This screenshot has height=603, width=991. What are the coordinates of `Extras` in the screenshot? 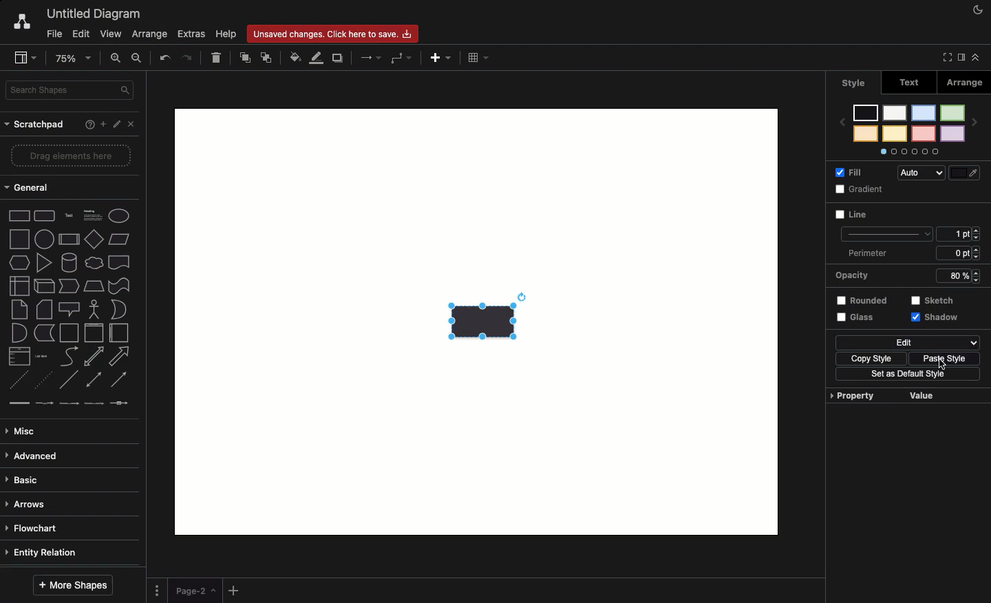 It's located at (190, 34).